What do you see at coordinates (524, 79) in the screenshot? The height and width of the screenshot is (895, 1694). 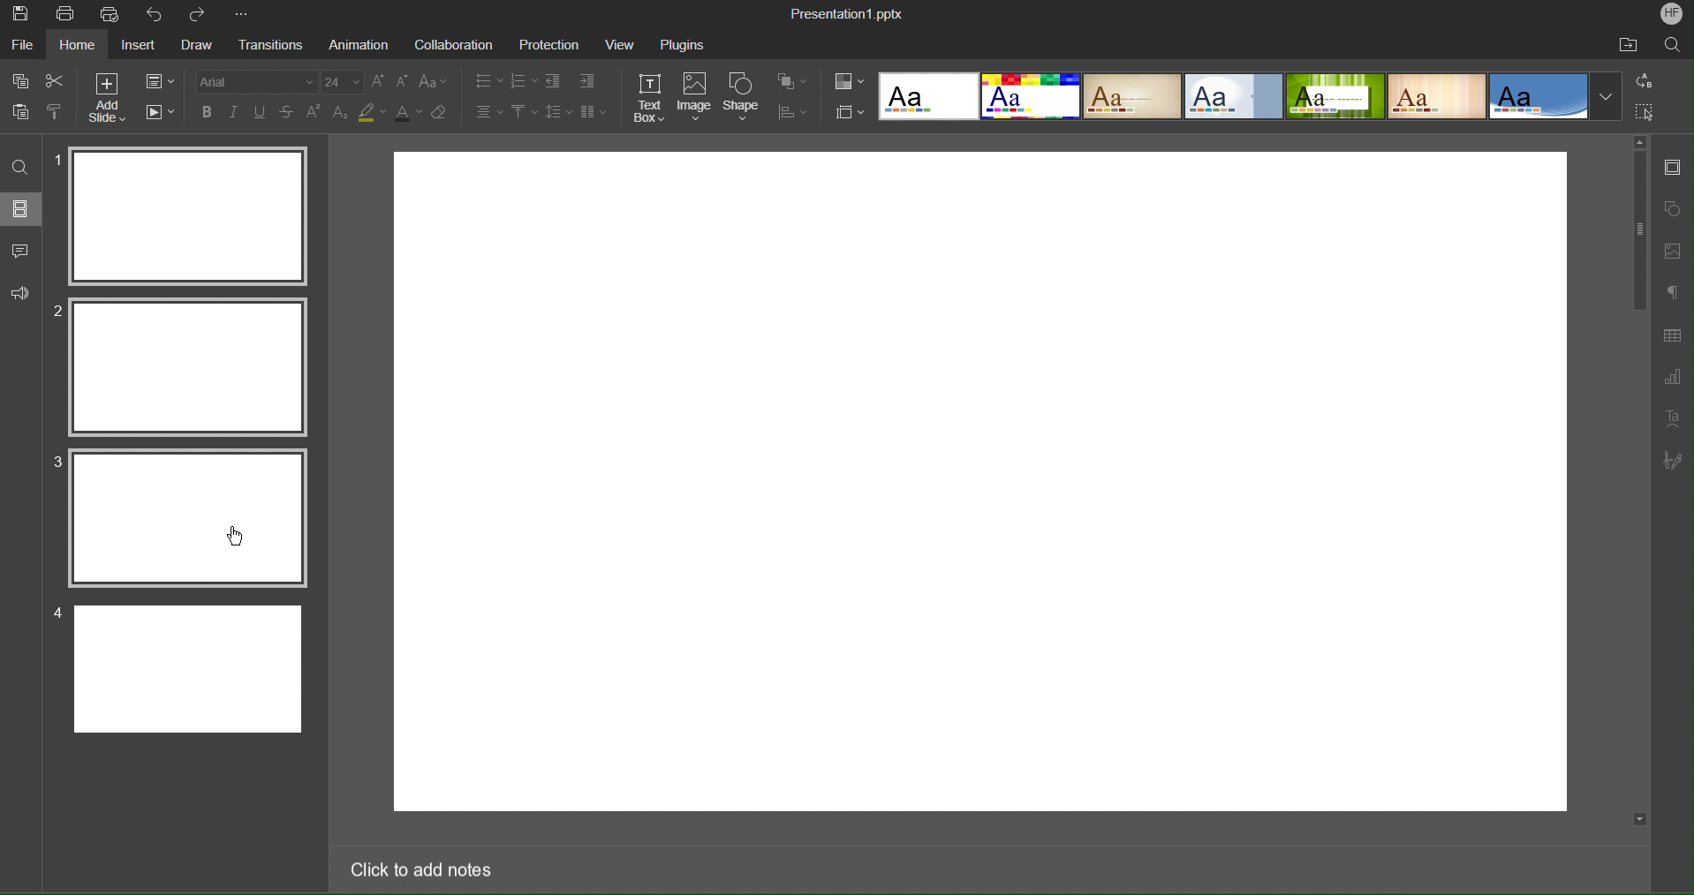 I see `Numbered List` at bounding box center [524, 79].